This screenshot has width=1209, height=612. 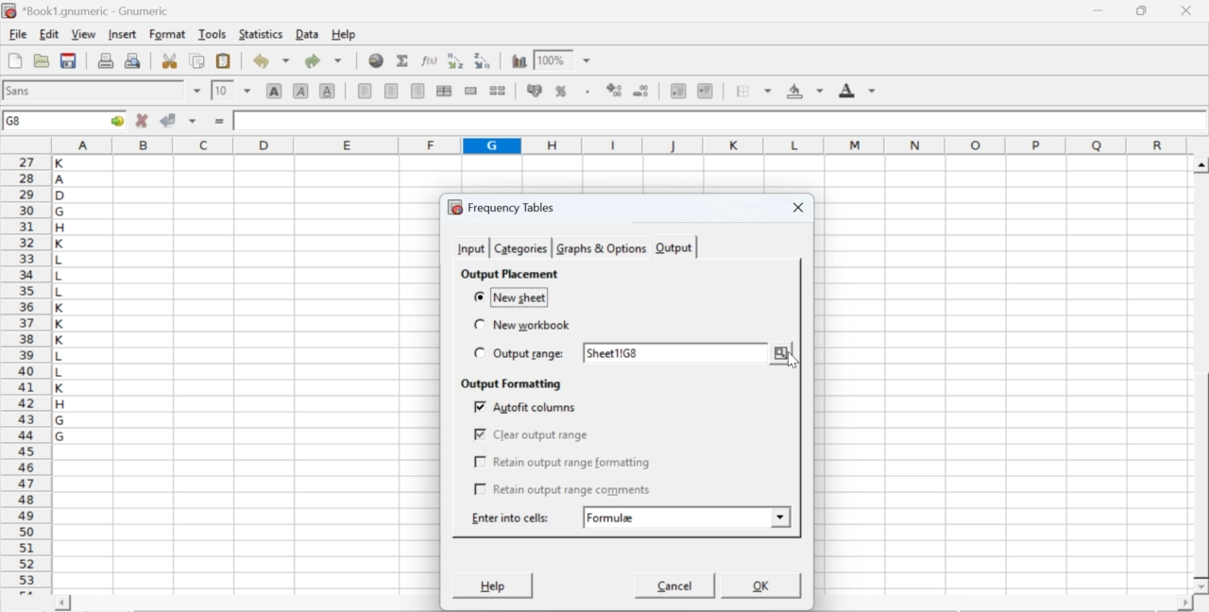 What do you see at coordinates (133, 59) in the screenshot?
I see `print preview` at bounding box center [133, 59].